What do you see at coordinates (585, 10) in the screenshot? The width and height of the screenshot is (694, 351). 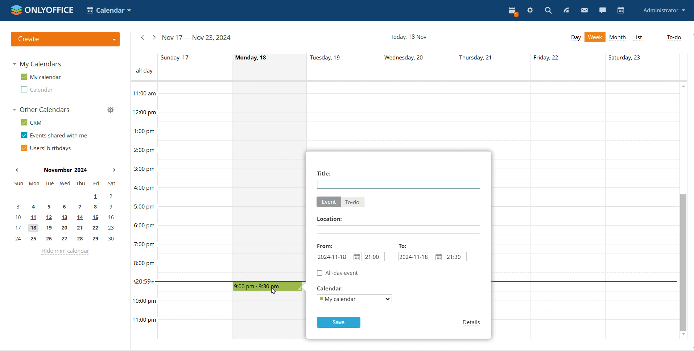 I see `mail` at bounding box center [585, 10].